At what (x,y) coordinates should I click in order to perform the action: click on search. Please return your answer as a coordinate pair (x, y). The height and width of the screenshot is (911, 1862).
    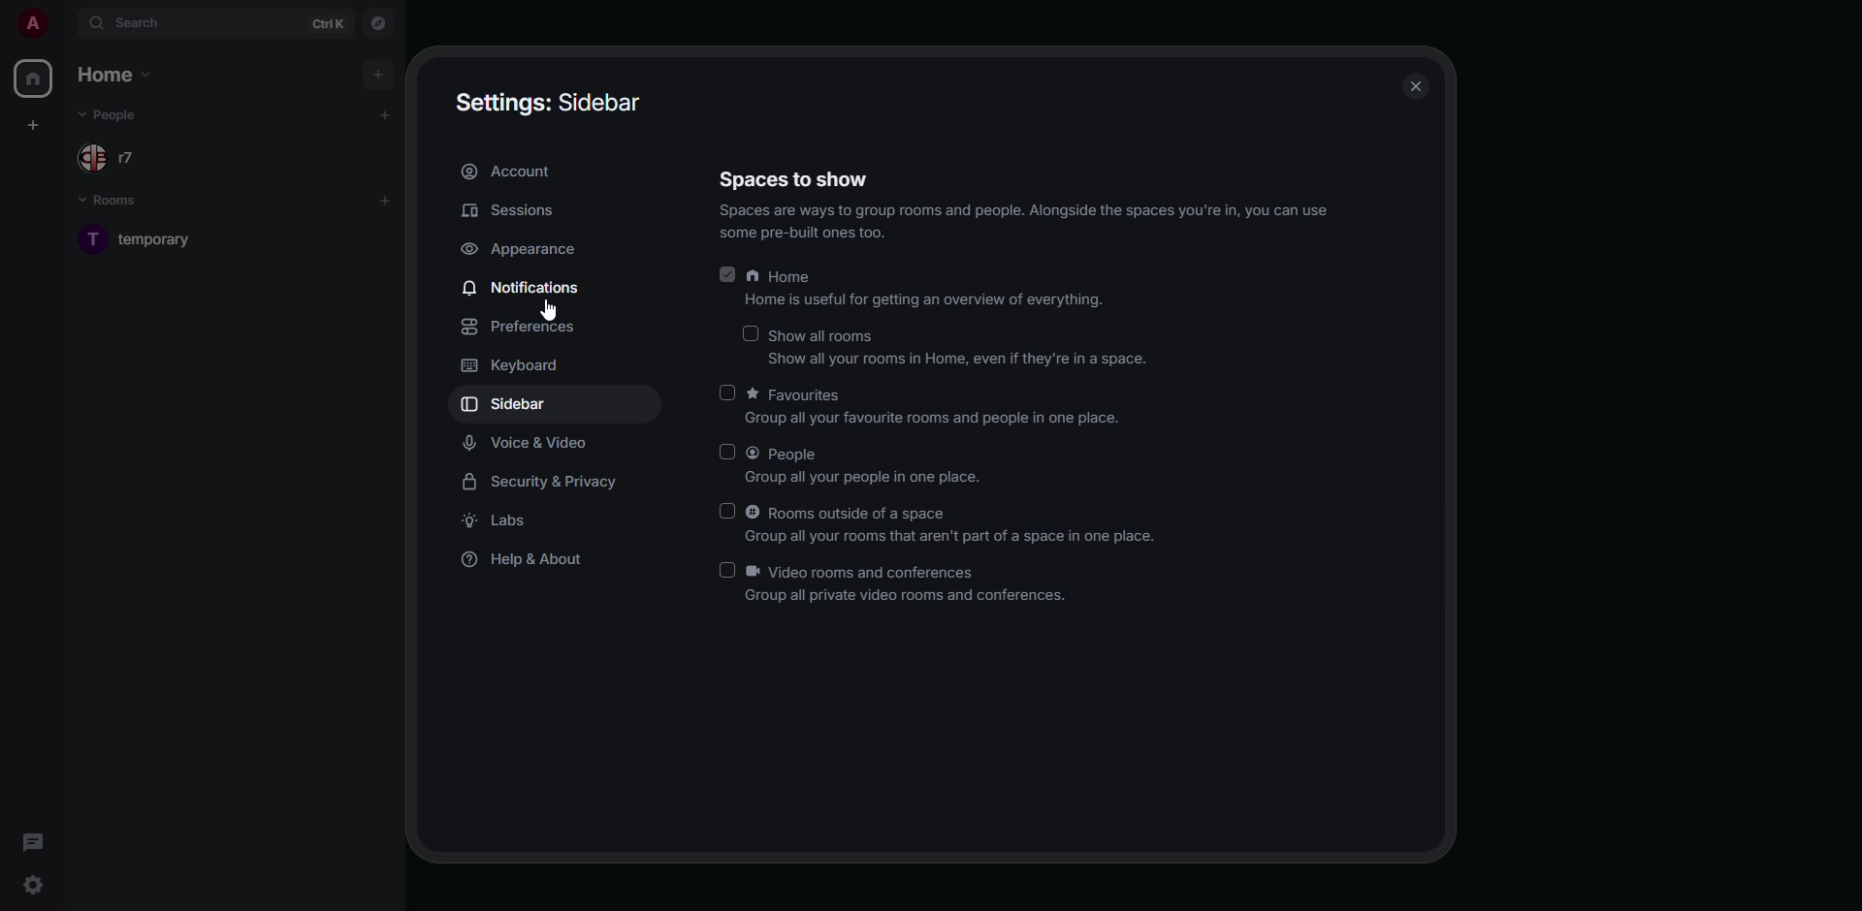
    Looking at the image, I should click on (126, 22).